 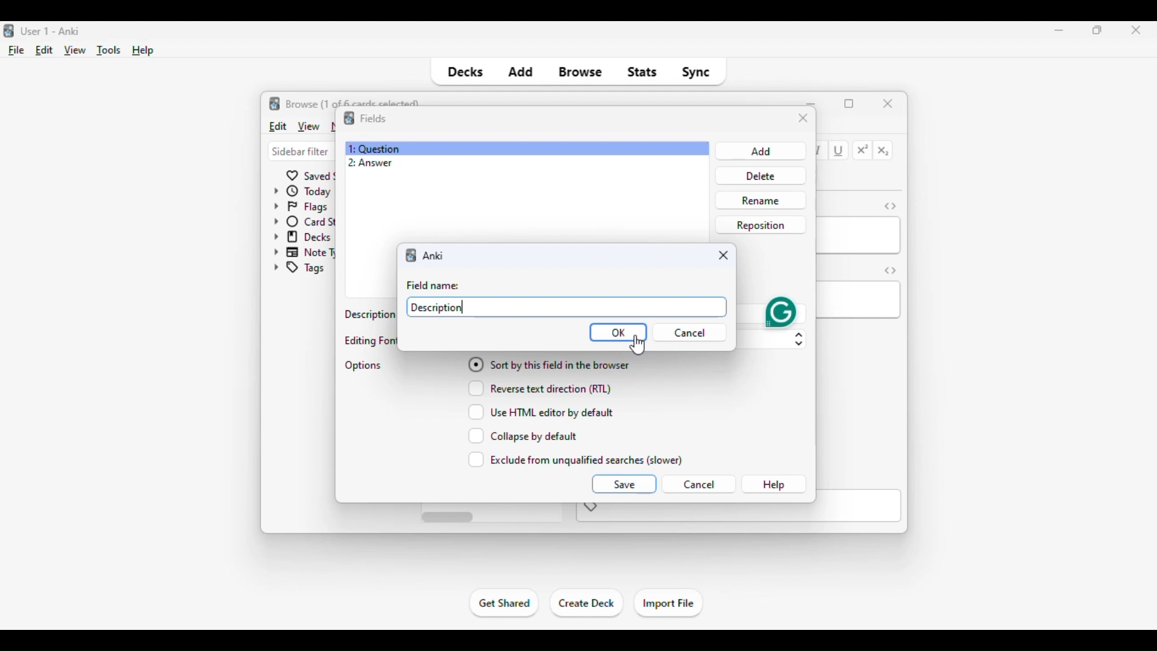 I want to click on delete, so click(x=758, y=175).